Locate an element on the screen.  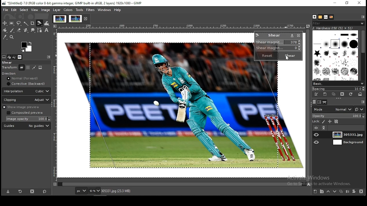
move layer one step down is located at coordinates (335, 192).